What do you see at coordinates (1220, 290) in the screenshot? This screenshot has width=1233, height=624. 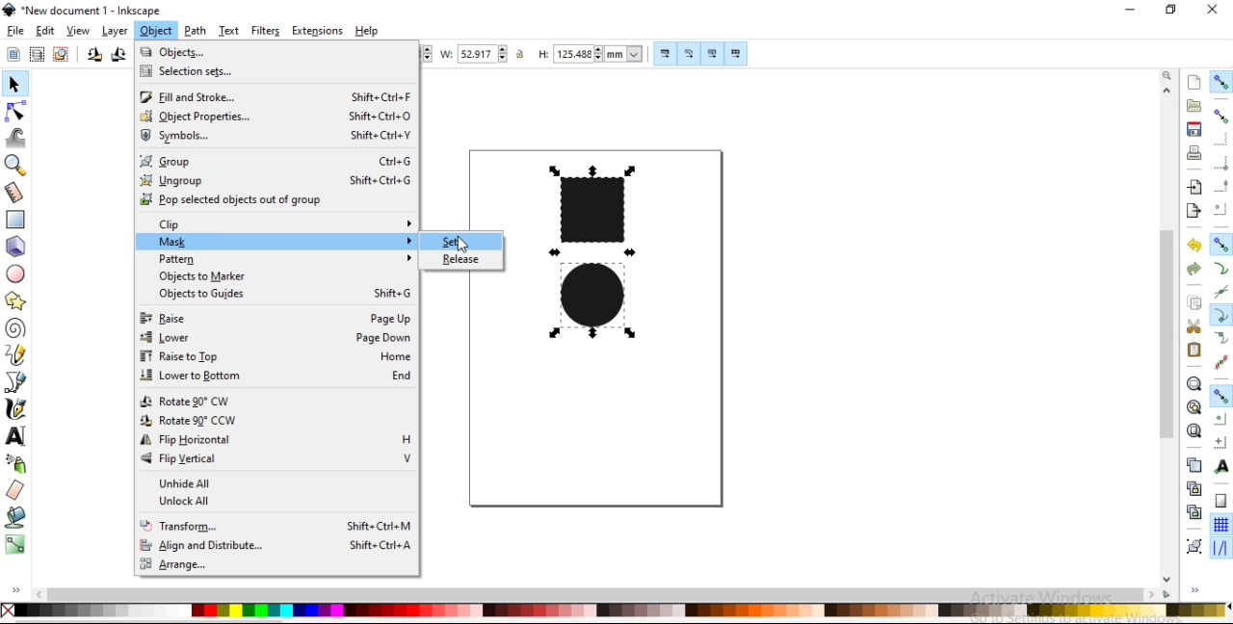 I see `snap to path intersections` at bounding box center [1220, 290].